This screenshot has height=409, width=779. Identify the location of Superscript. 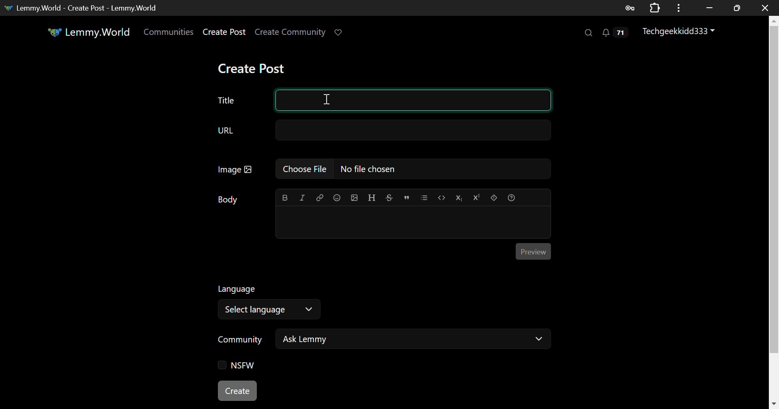
(476, 197).